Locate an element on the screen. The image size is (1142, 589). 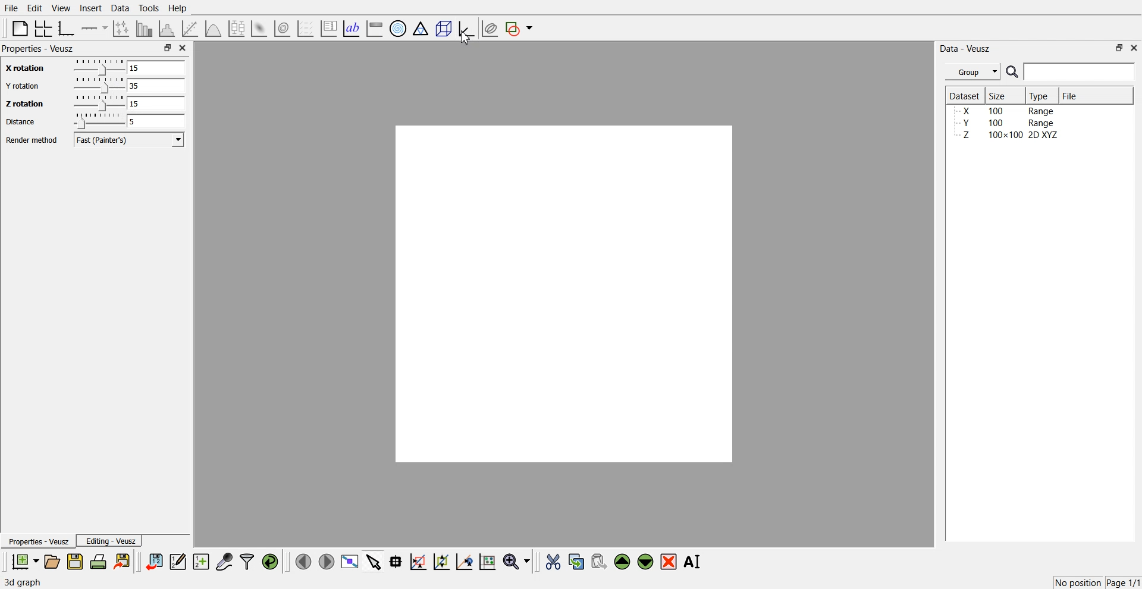
Distance is located at coordinates (20, 121).